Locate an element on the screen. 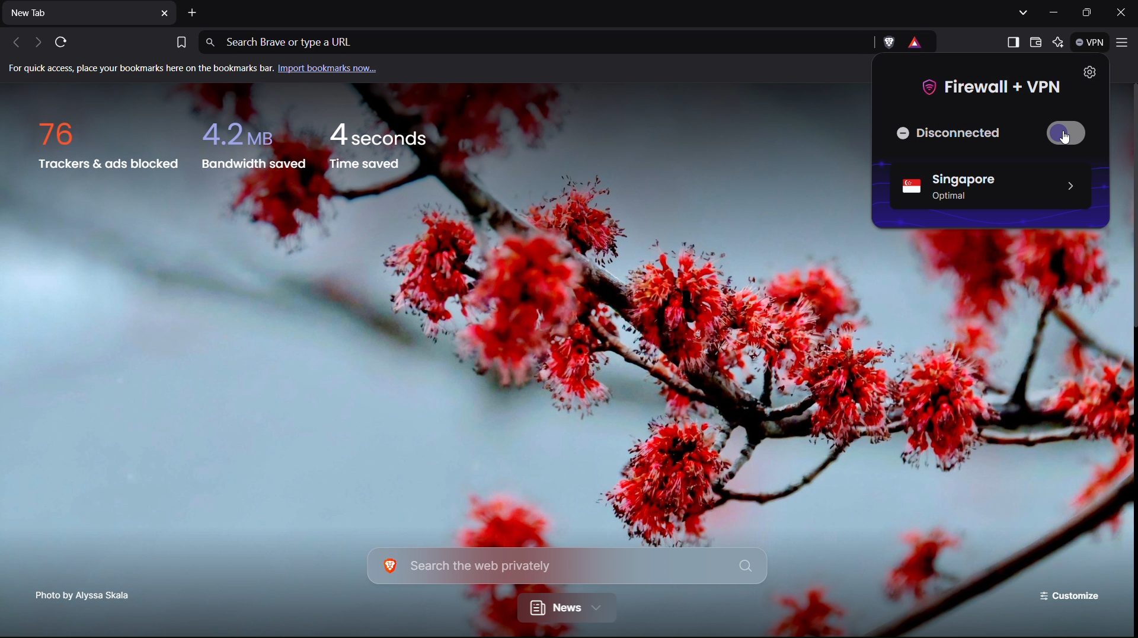 This screenshot has width=1138, height=638. Application Menu is located at coordinates (1123, 44).